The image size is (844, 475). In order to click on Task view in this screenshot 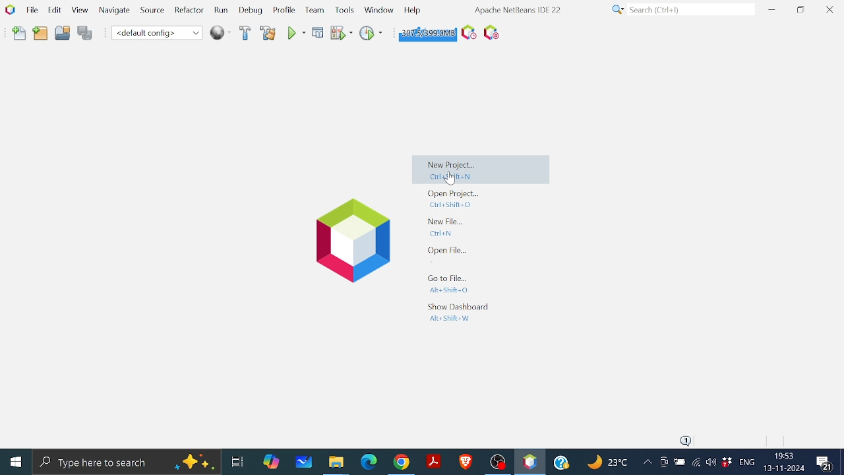, I will do `click(237, 460)`.